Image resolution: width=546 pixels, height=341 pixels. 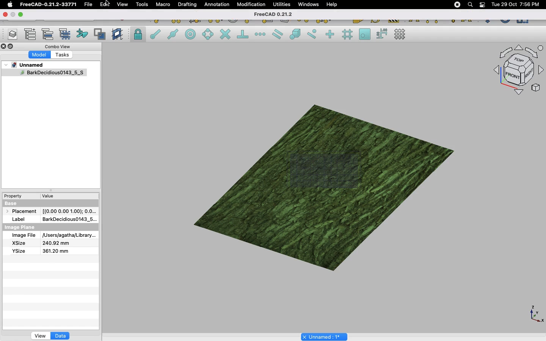 What do you see at coordinates (49, 34) in the screenshot?
I see `Move to group` at bounding box center [49, 34].